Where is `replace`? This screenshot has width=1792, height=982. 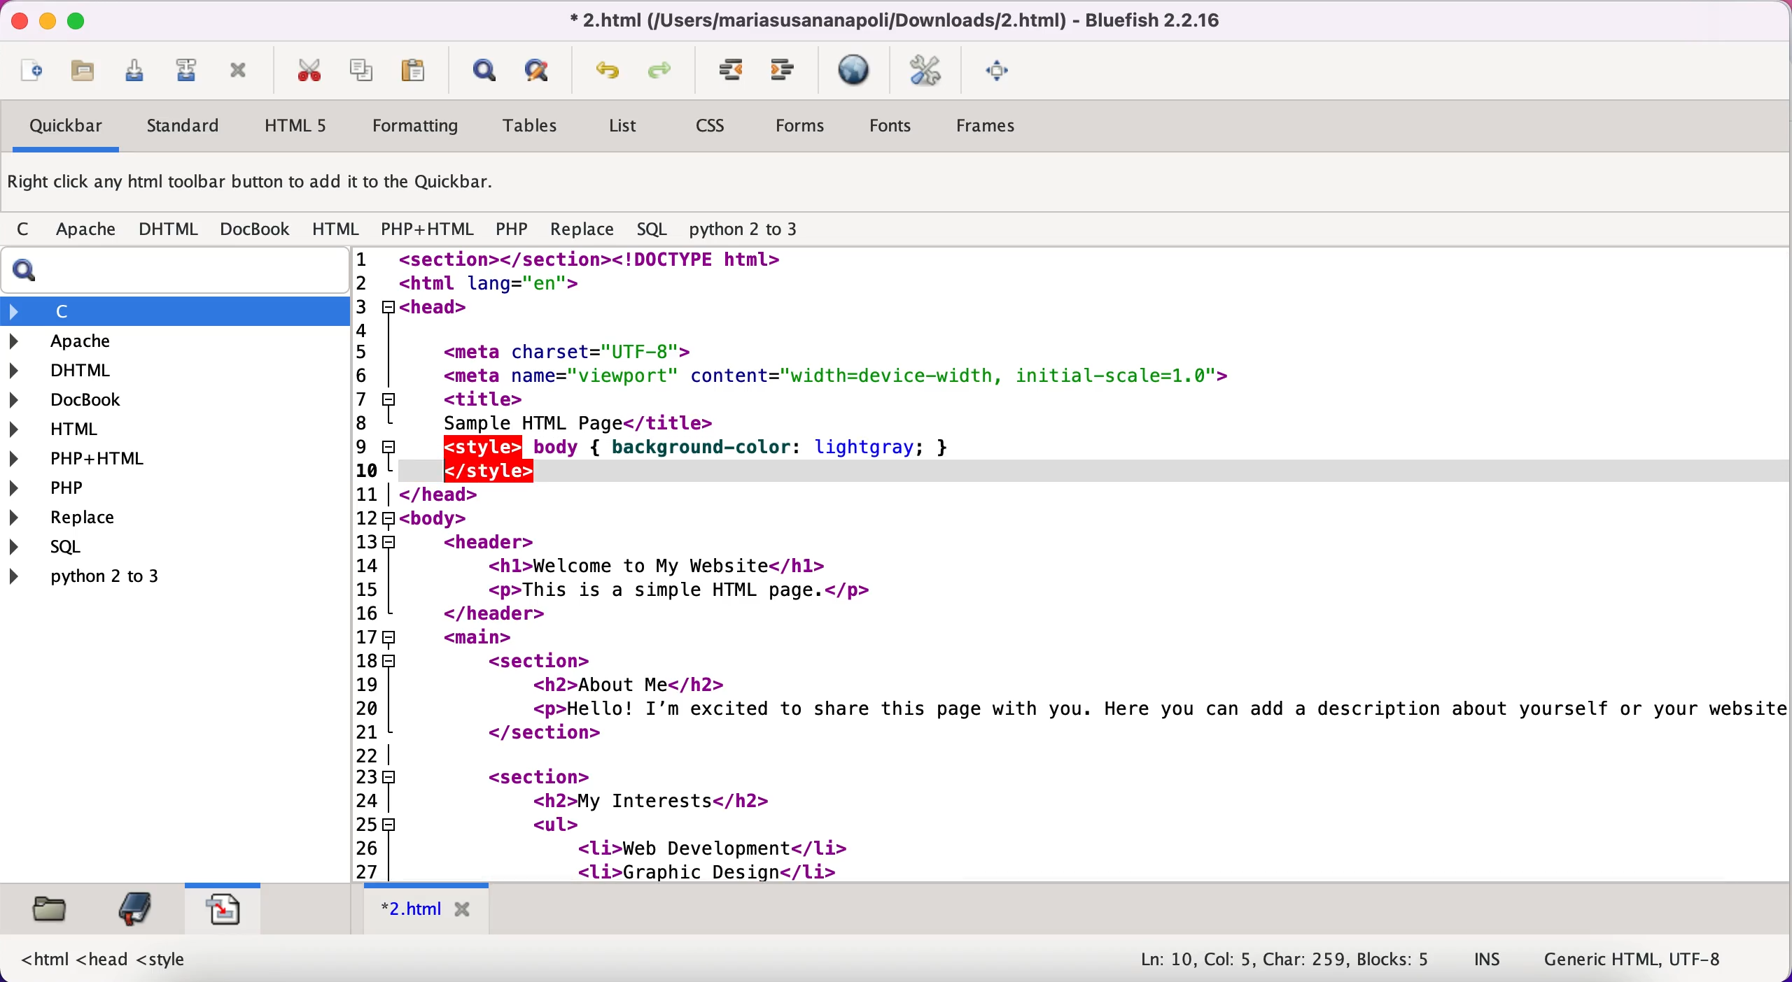
replace is located at coordinates (582, 233).